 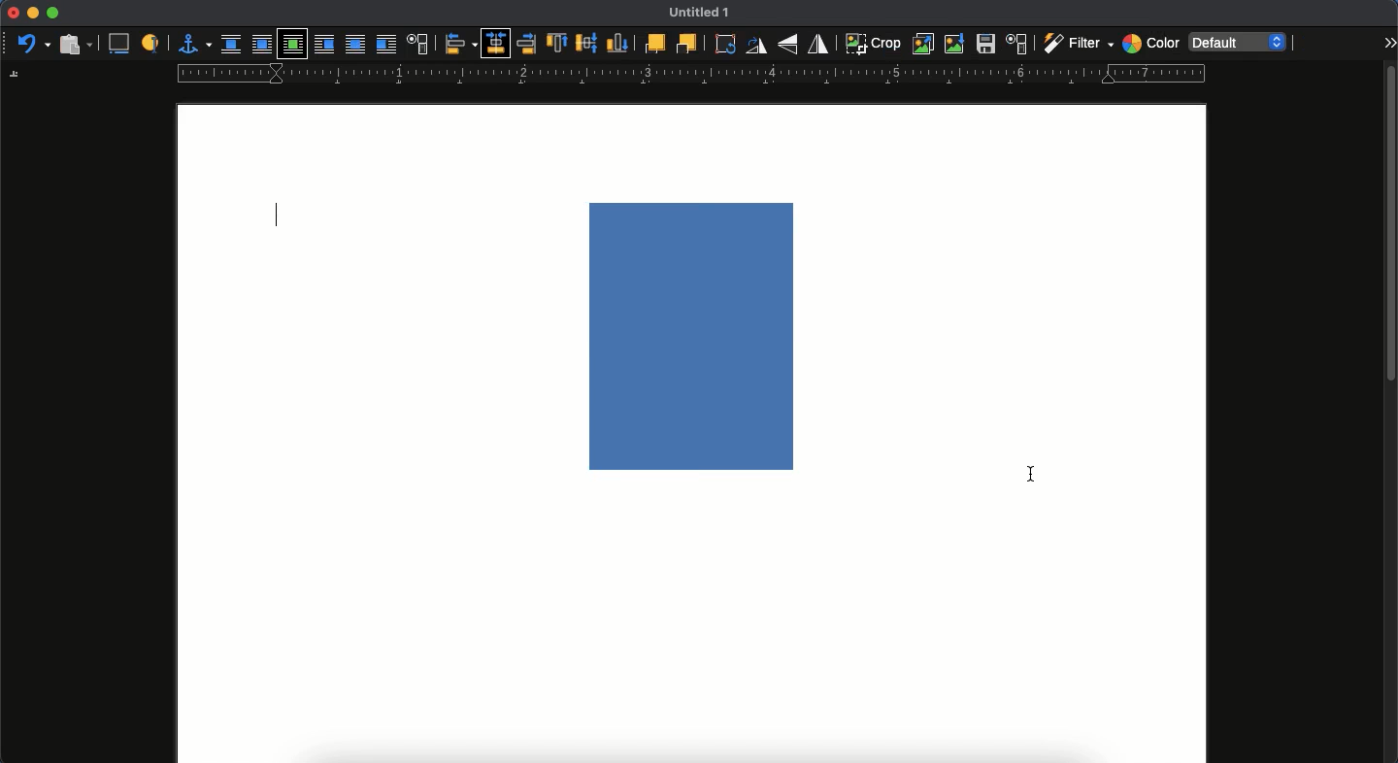 I want to click on color, so click(x=1153, y=43).